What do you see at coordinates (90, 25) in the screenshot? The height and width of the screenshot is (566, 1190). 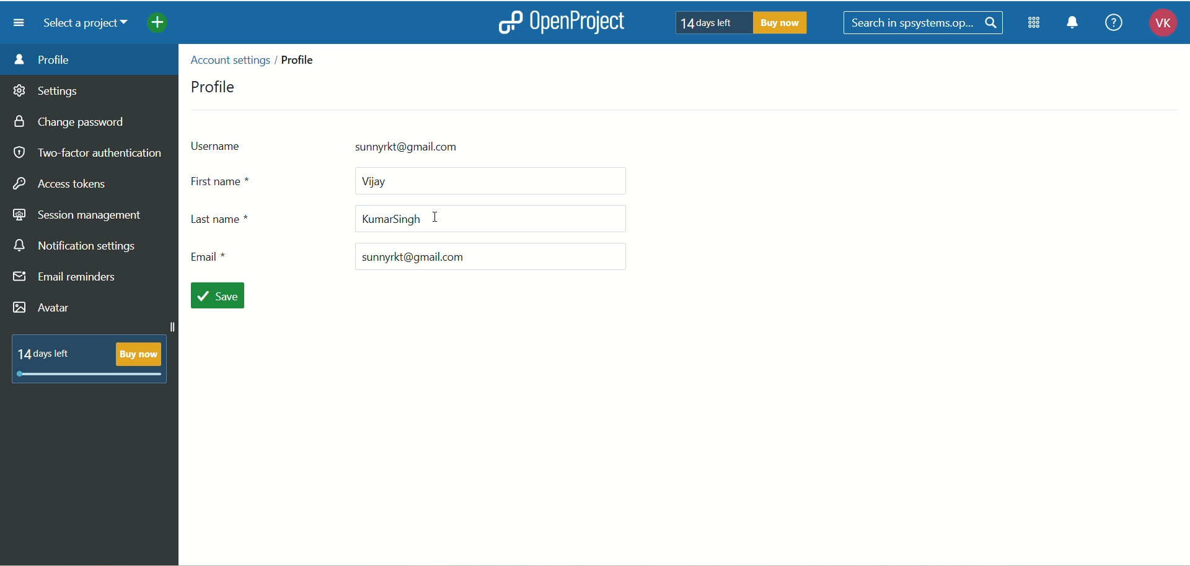 I see `select a project` at bounding box center [90, 25].